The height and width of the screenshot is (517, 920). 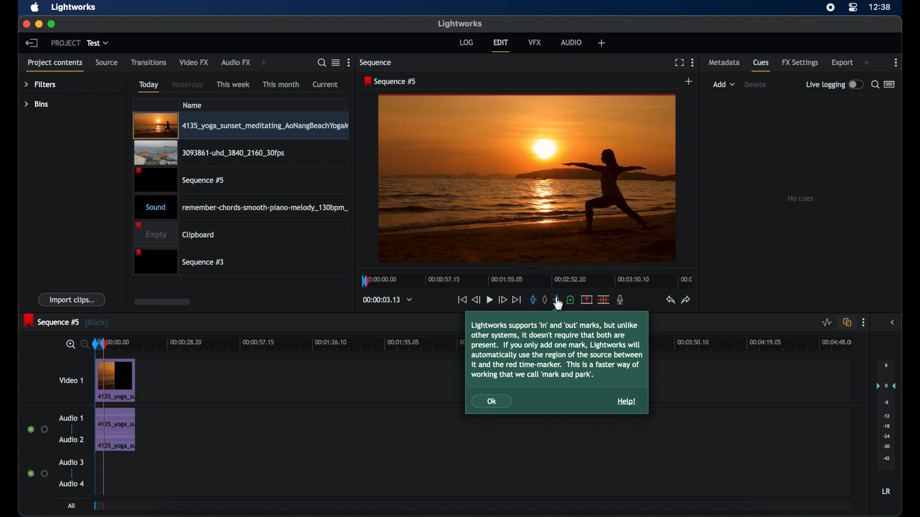 What do you see at coordinates (377, 63) in the screenshot?
I see `sequence` at bounding box center [377, 63].